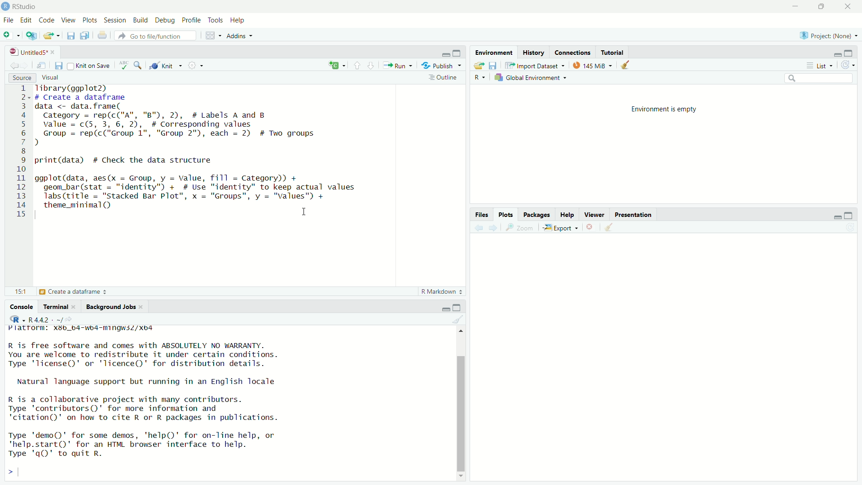 The height and width of the screenshot is (485, 862). Describe the element at coordinates (90, 65) in the screenshot. I see `Knit on Save` at that location.